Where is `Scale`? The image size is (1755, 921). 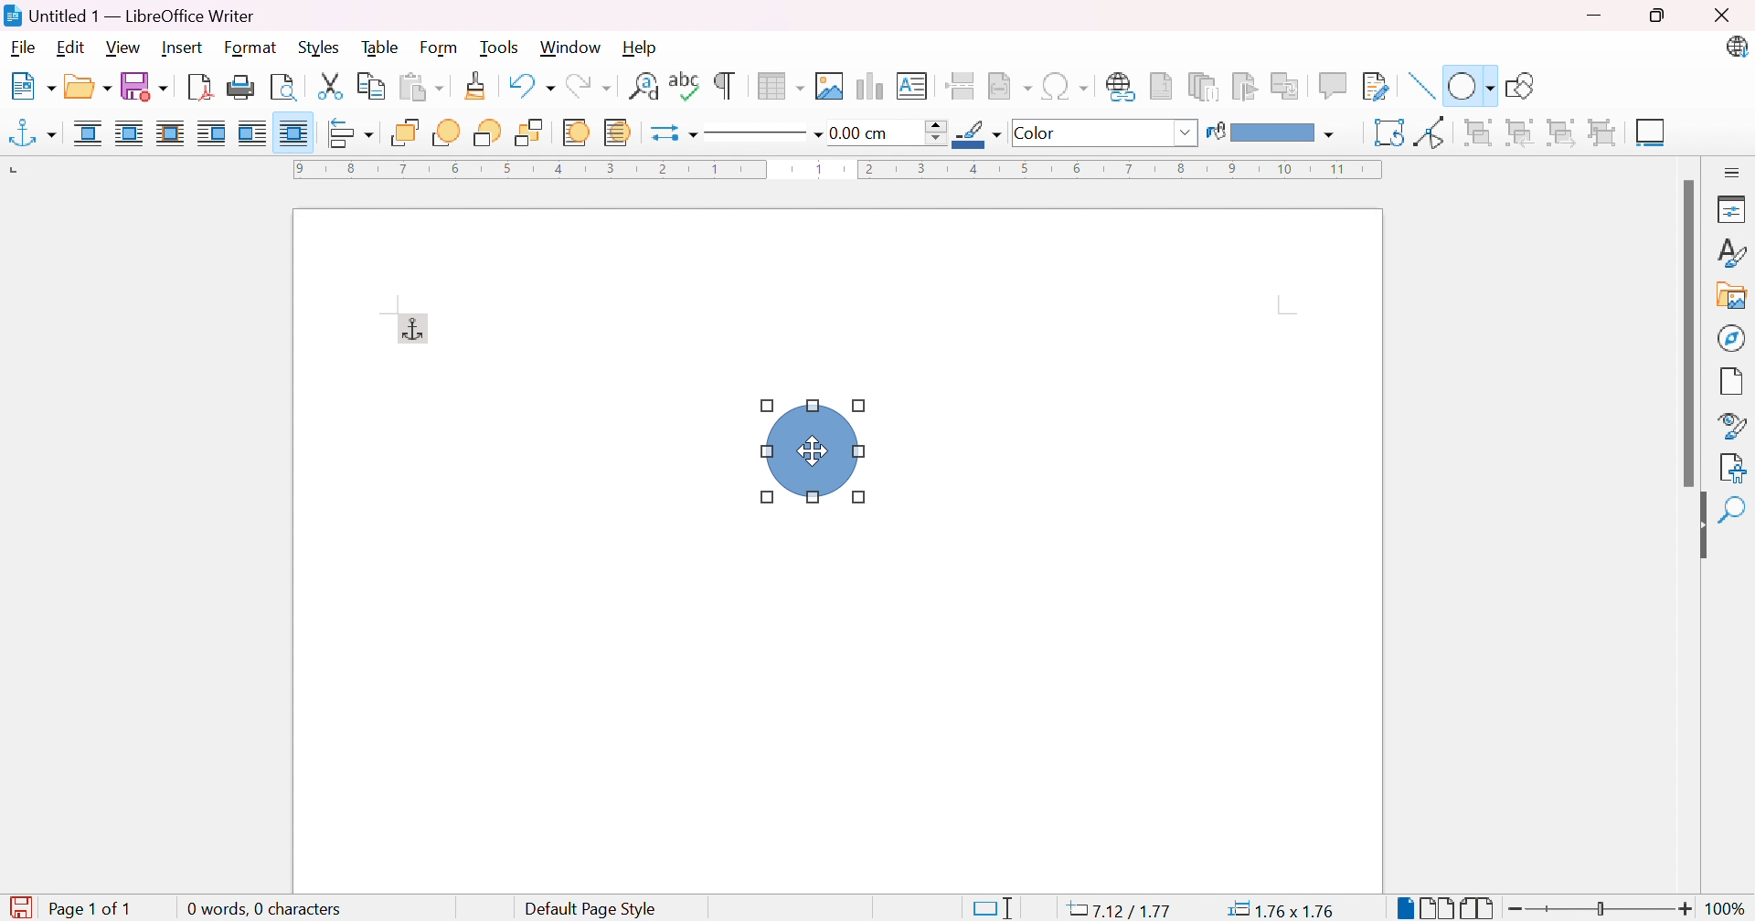
Scale is located at coordinates (836, 169).